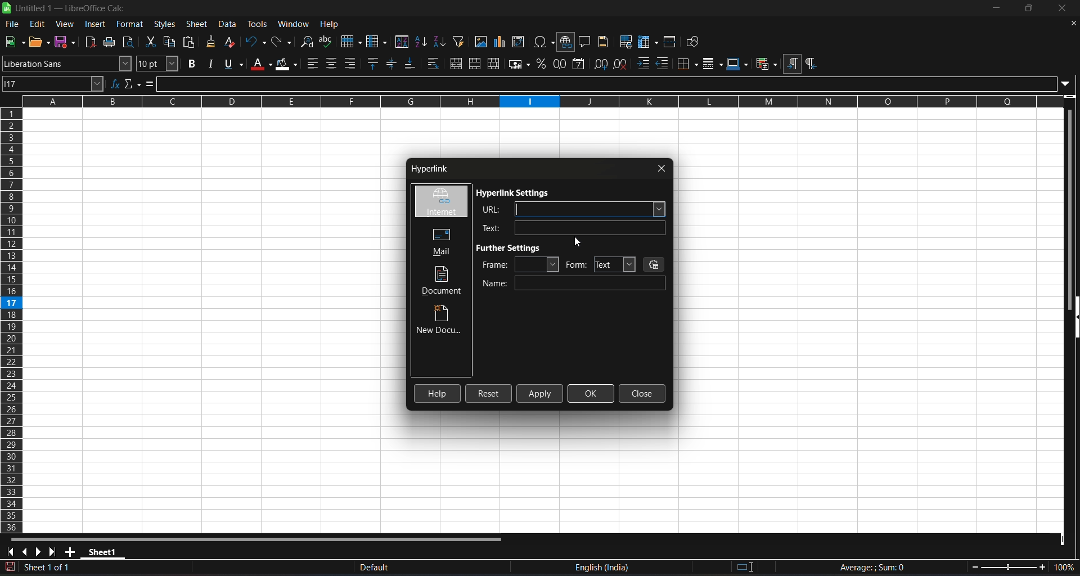 The height and width of the screenshot is (576, 1080). Describe the element at coordinates (54, 84) in the screenshot. I see `name box` at that location.